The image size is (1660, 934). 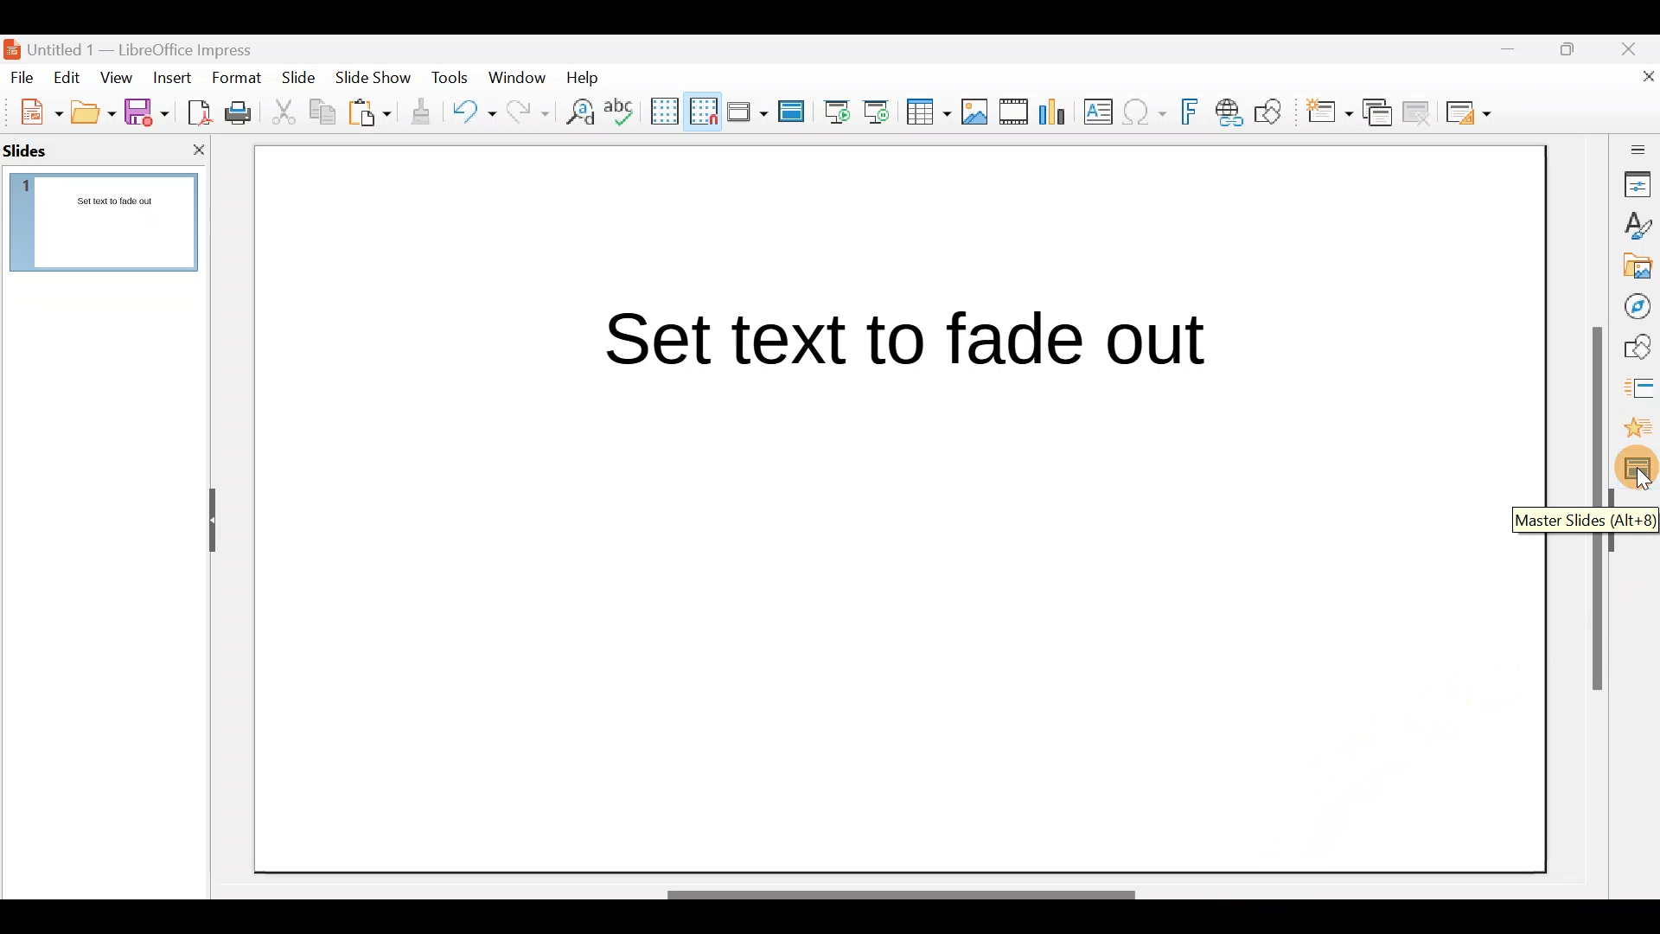 What do you see at coordinates (794, 112) in the screenshot?
I see `Master slide` at bounding box center [794, 112].